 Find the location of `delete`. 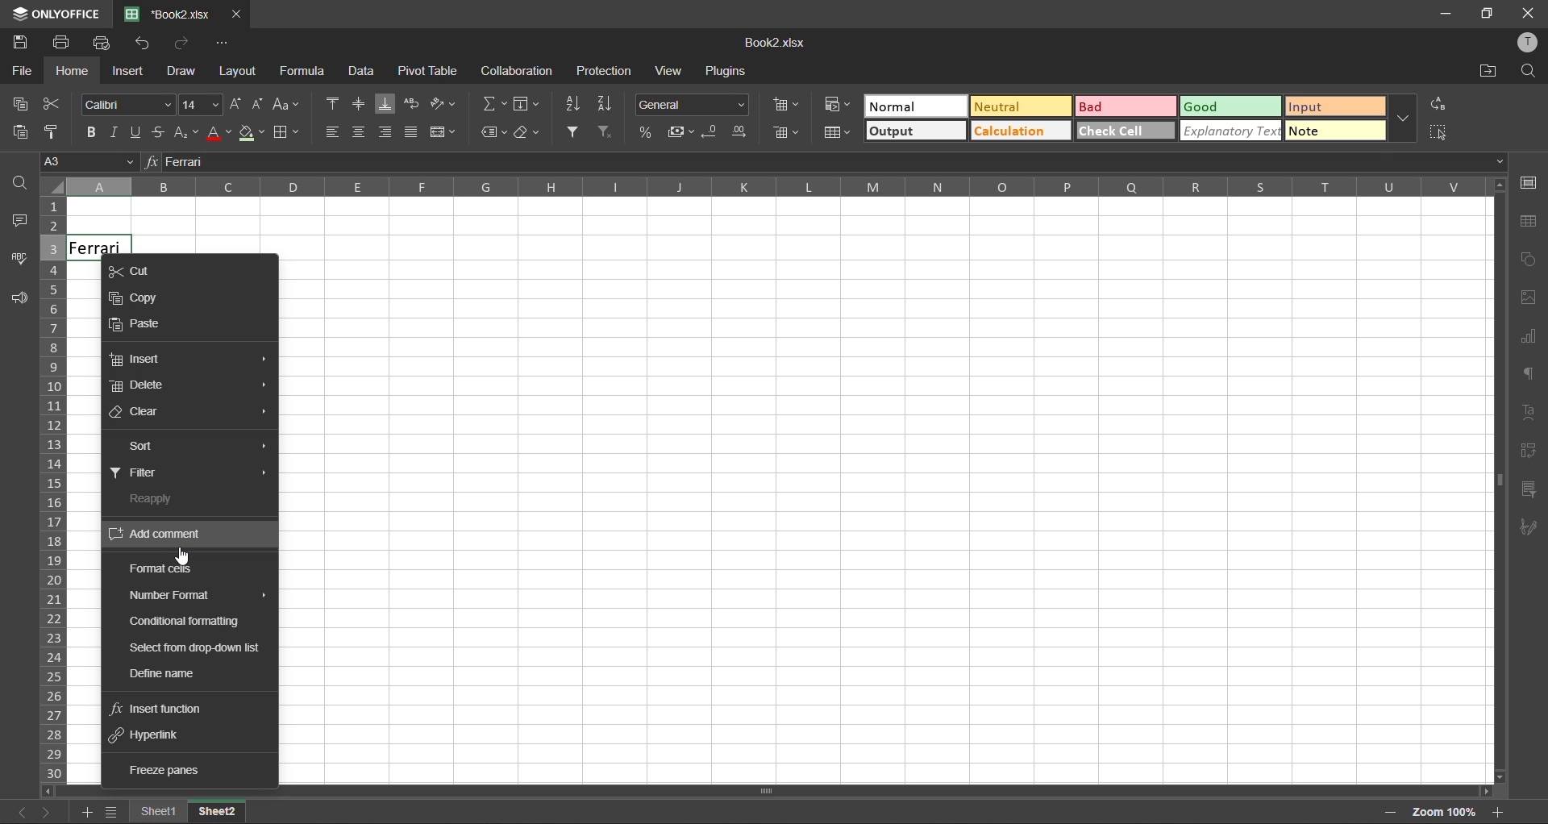

delete is located at coordinates (145, 387).